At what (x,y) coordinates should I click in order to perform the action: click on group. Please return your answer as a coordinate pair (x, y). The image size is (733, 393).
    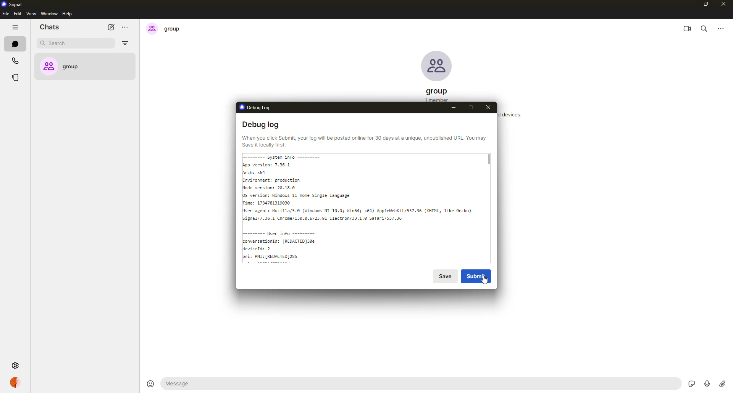
    Looking at the image, I should click on (164, 29).